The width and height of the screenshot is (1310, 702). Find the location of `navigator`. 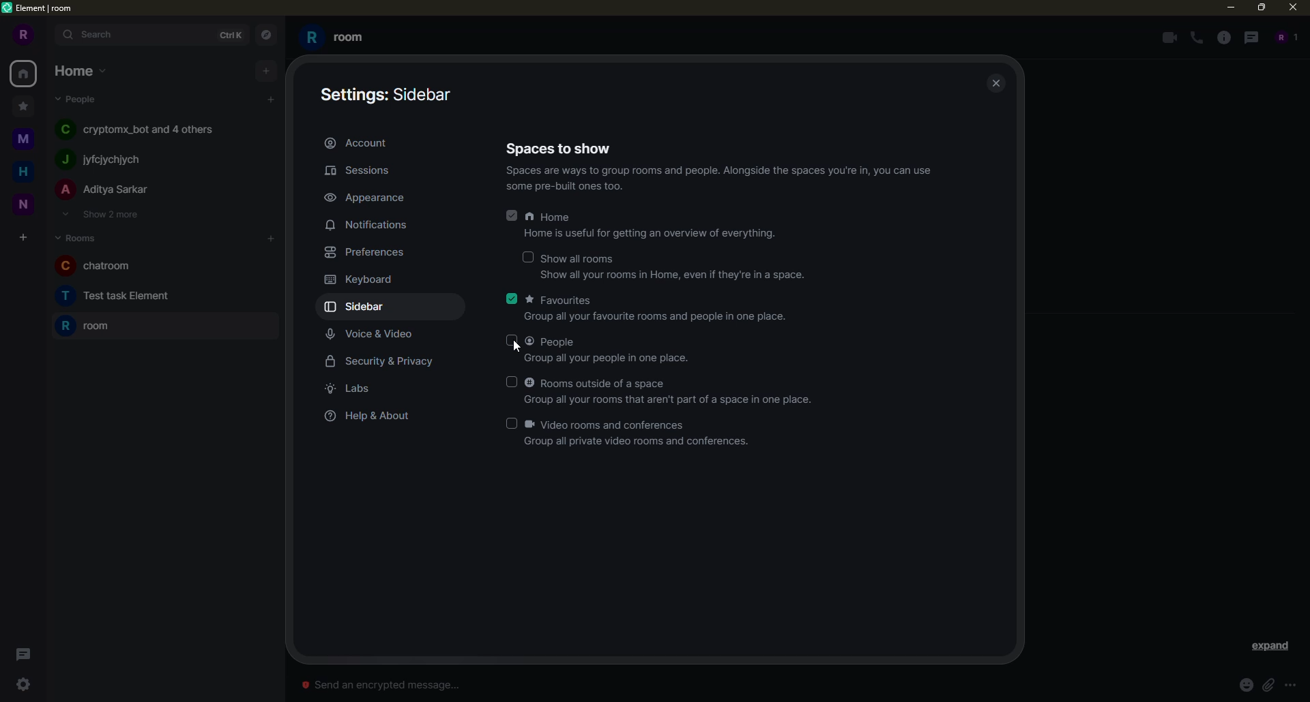

navigator is located at coordinates (264, 35).